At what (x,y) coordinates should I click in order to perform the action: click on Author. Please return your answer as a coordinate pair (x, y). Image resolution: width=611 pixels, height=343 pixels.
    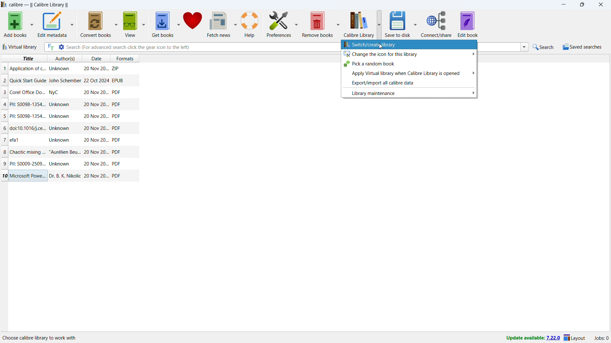
    Looking at the image, I should click on (64, 175).